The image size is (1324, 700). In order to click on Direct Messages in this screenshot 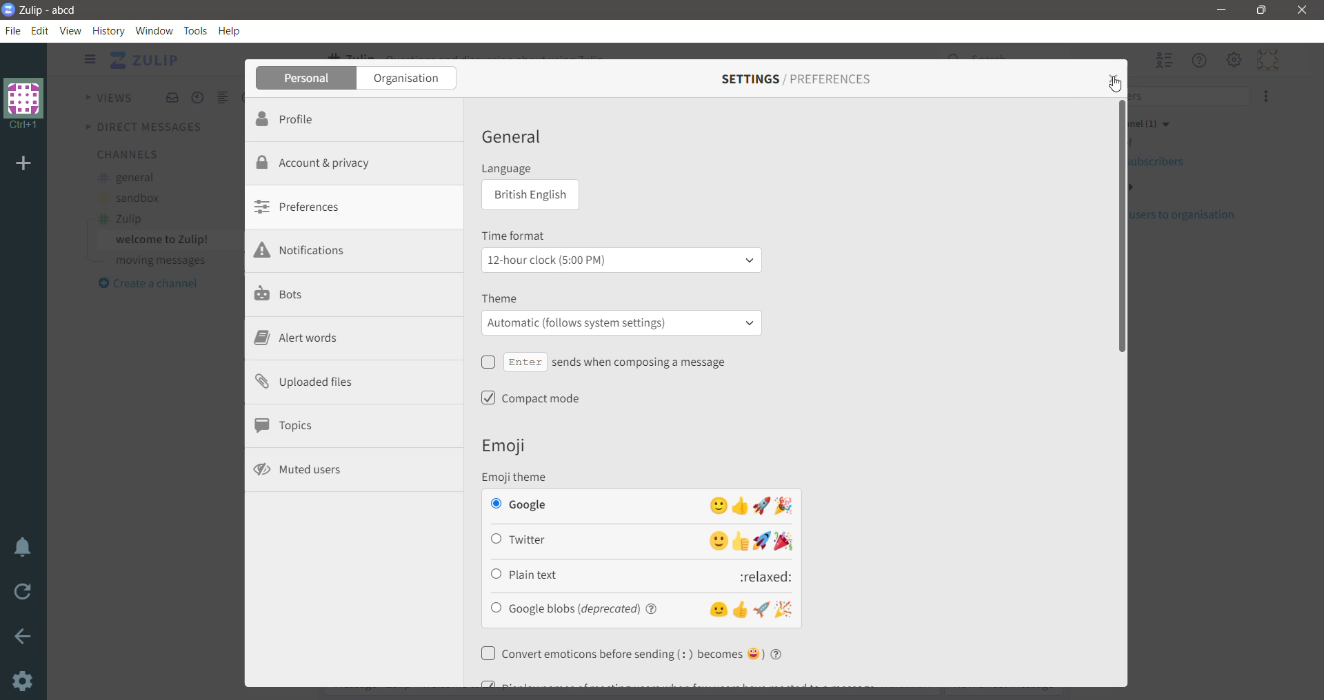, I will do `click(146, 128)`.